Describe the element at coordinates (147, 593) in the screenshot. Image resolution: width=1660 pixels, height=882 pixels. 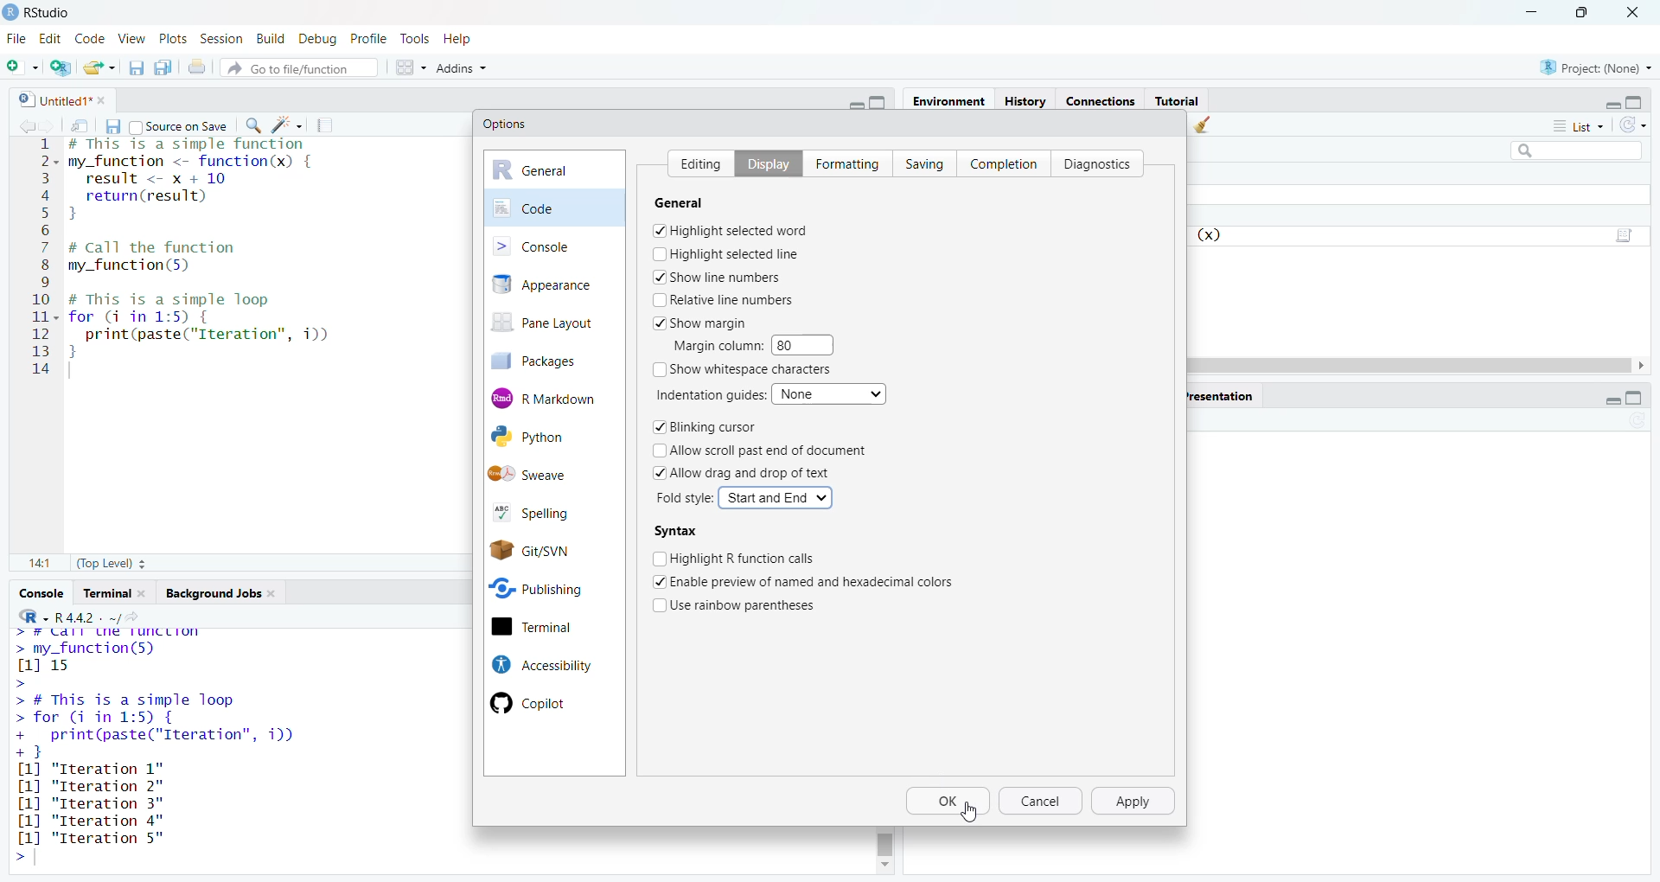
I see `close ` at that location.